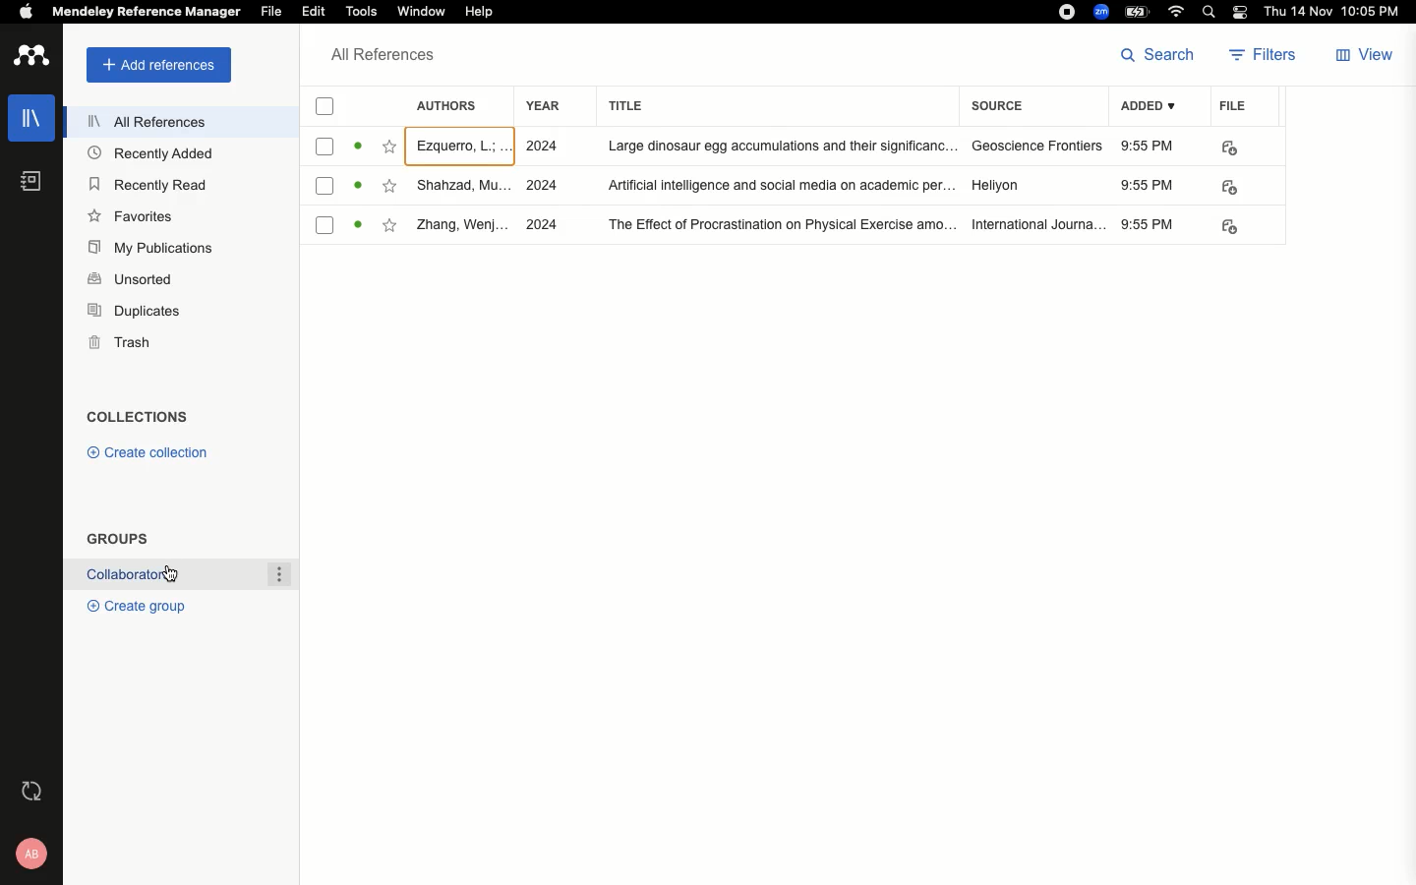  I want to click on Library, so click(34, 118).